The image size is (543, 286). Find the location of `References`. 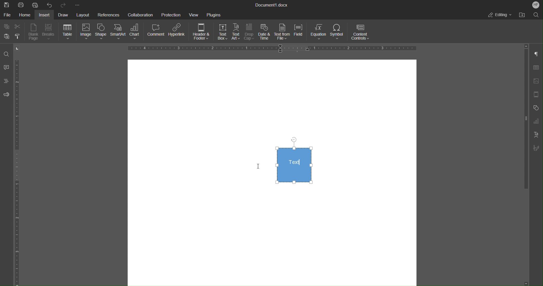

References is located at coordinates (108, 14).